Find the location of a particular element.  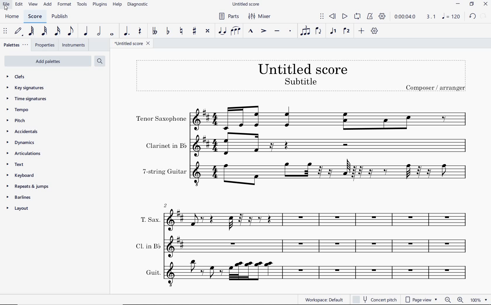

PLAYBACK SETTINGS is located at coordinates (383, 17).